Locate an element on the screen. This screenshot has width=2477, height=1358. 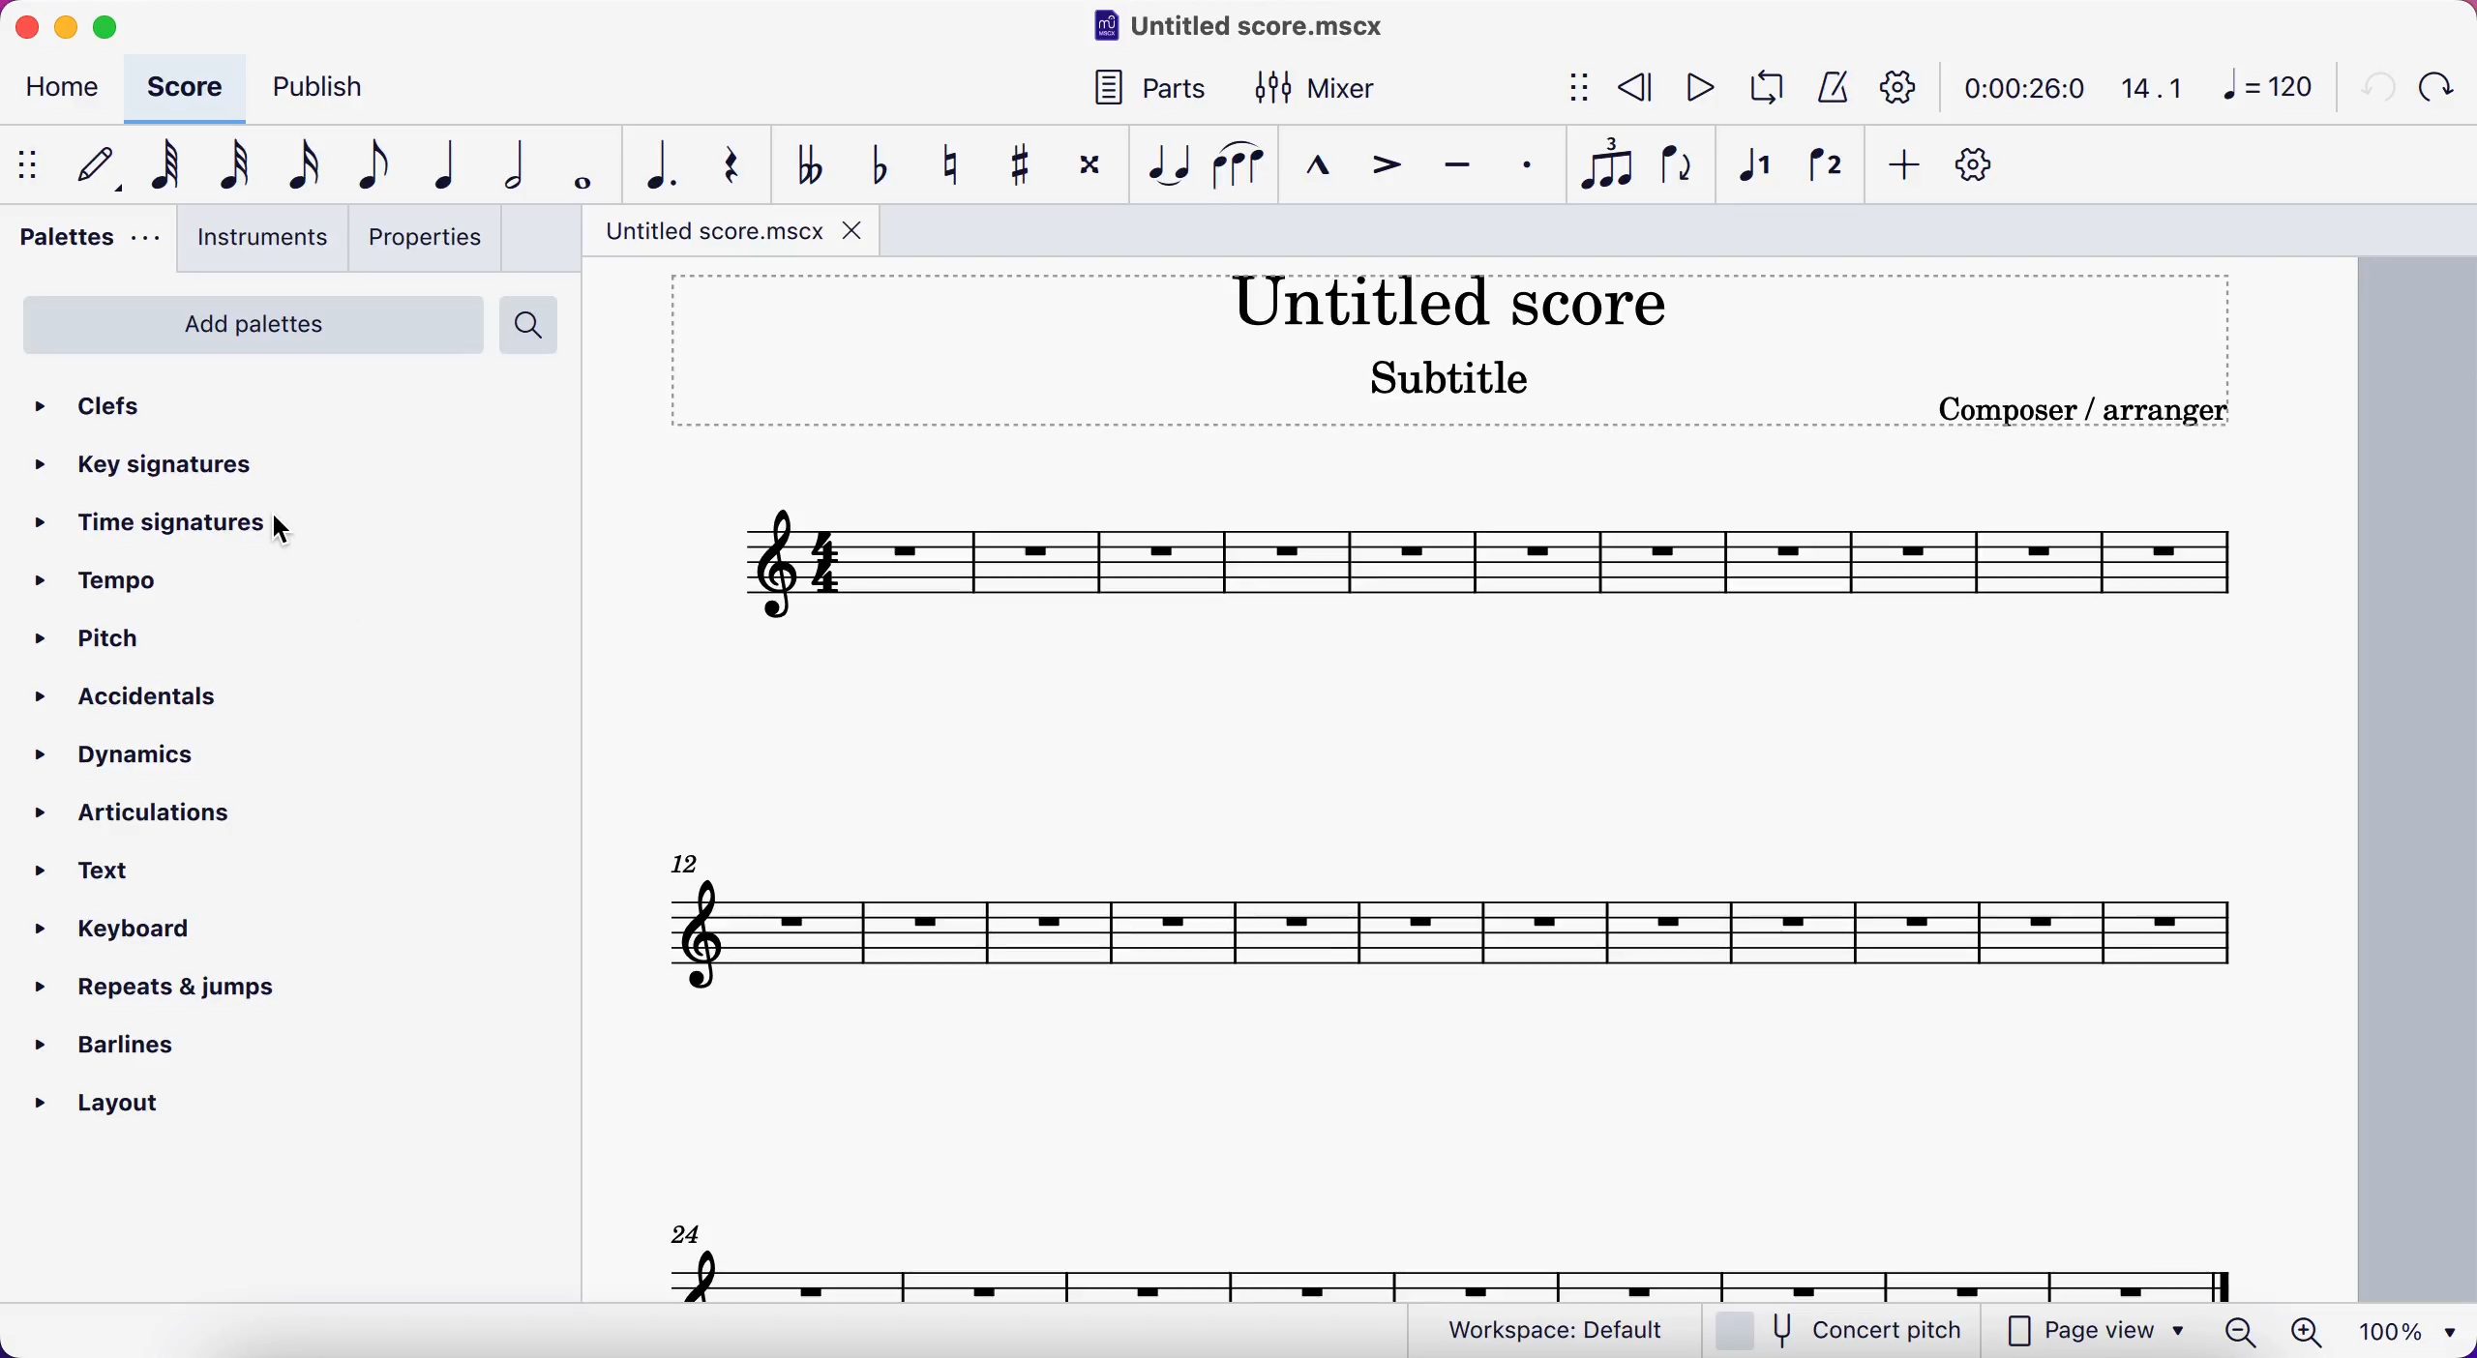
mixer is located at coordinates (1318, 85).